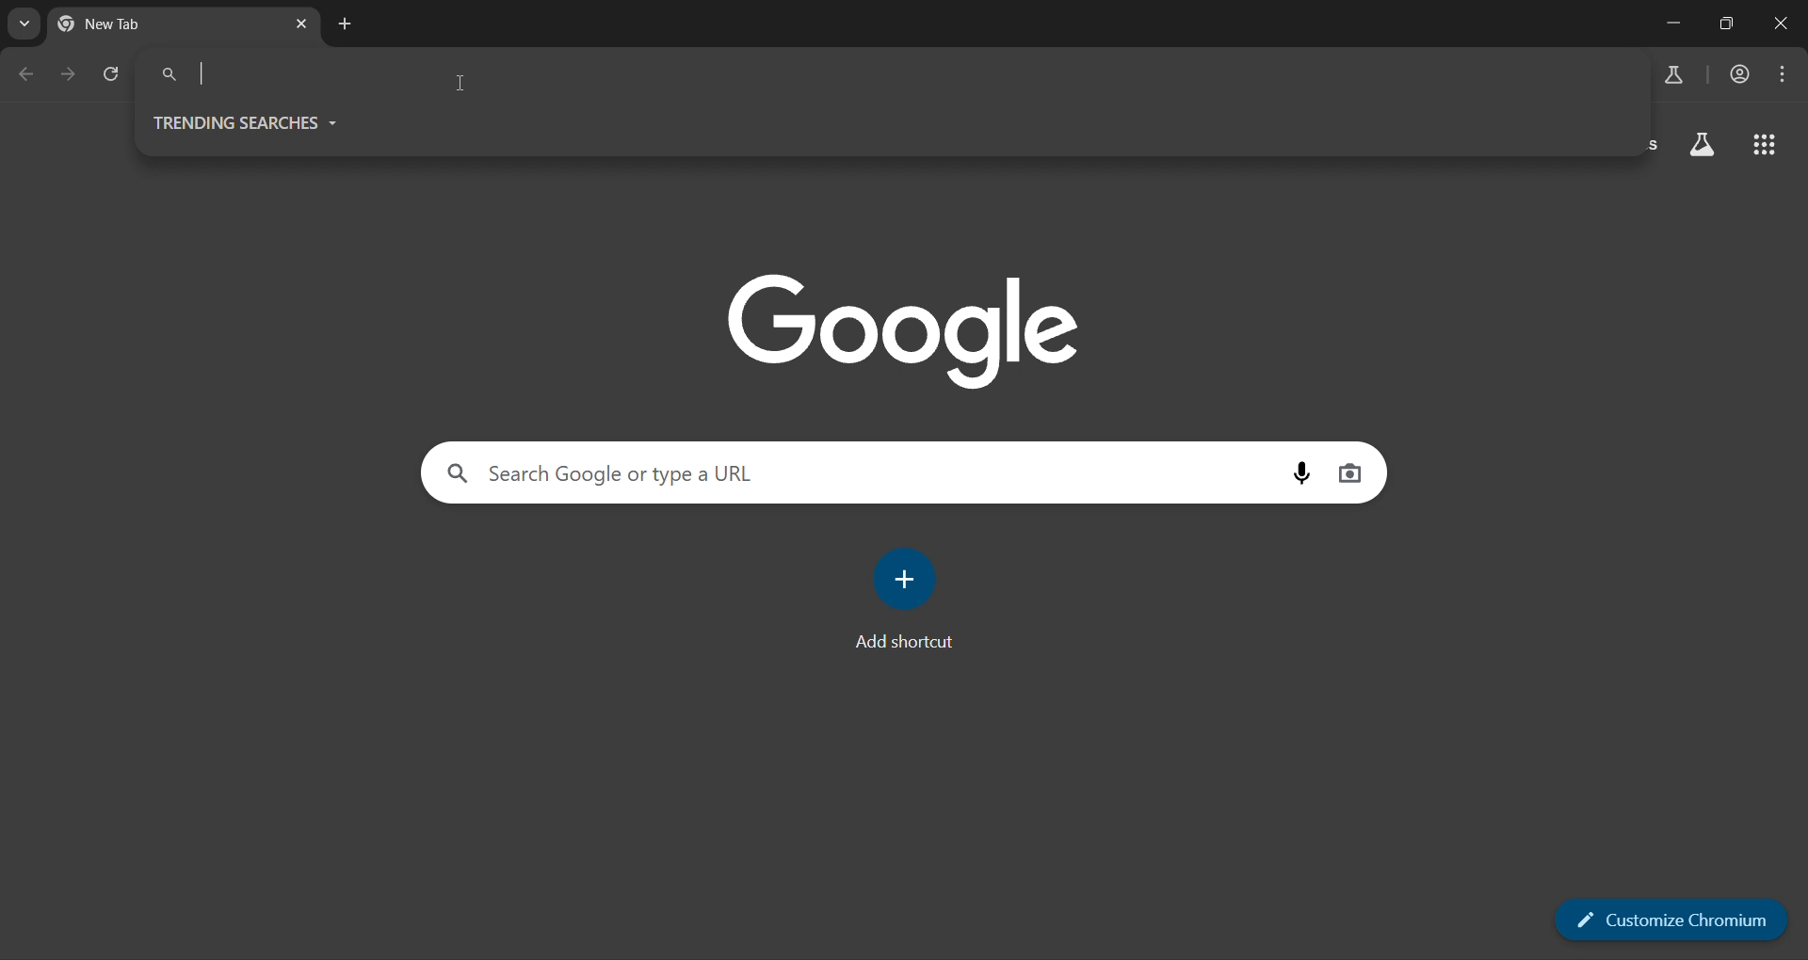 This screenshot has height=960, width=1808. Describe the element at coordinates (849, 476) in the screenshot. I see `search panel` at that location.